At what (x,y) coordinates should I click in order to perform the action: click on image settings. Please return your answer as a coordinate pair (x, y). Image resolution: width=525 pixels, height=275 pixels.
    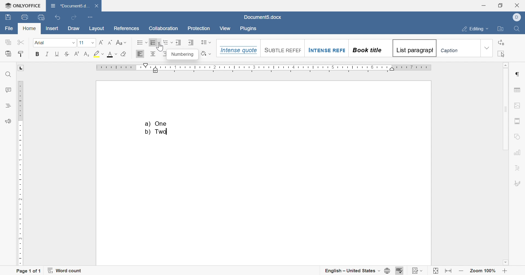
    Looking at the image, I should click on (518, 106).